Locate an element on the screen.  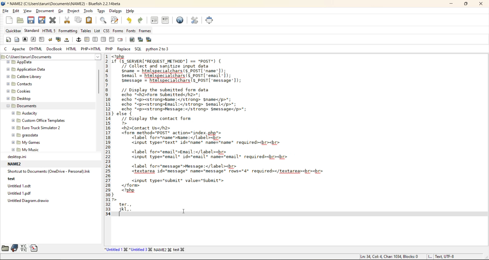
replace is located at coordinates (124, 49).